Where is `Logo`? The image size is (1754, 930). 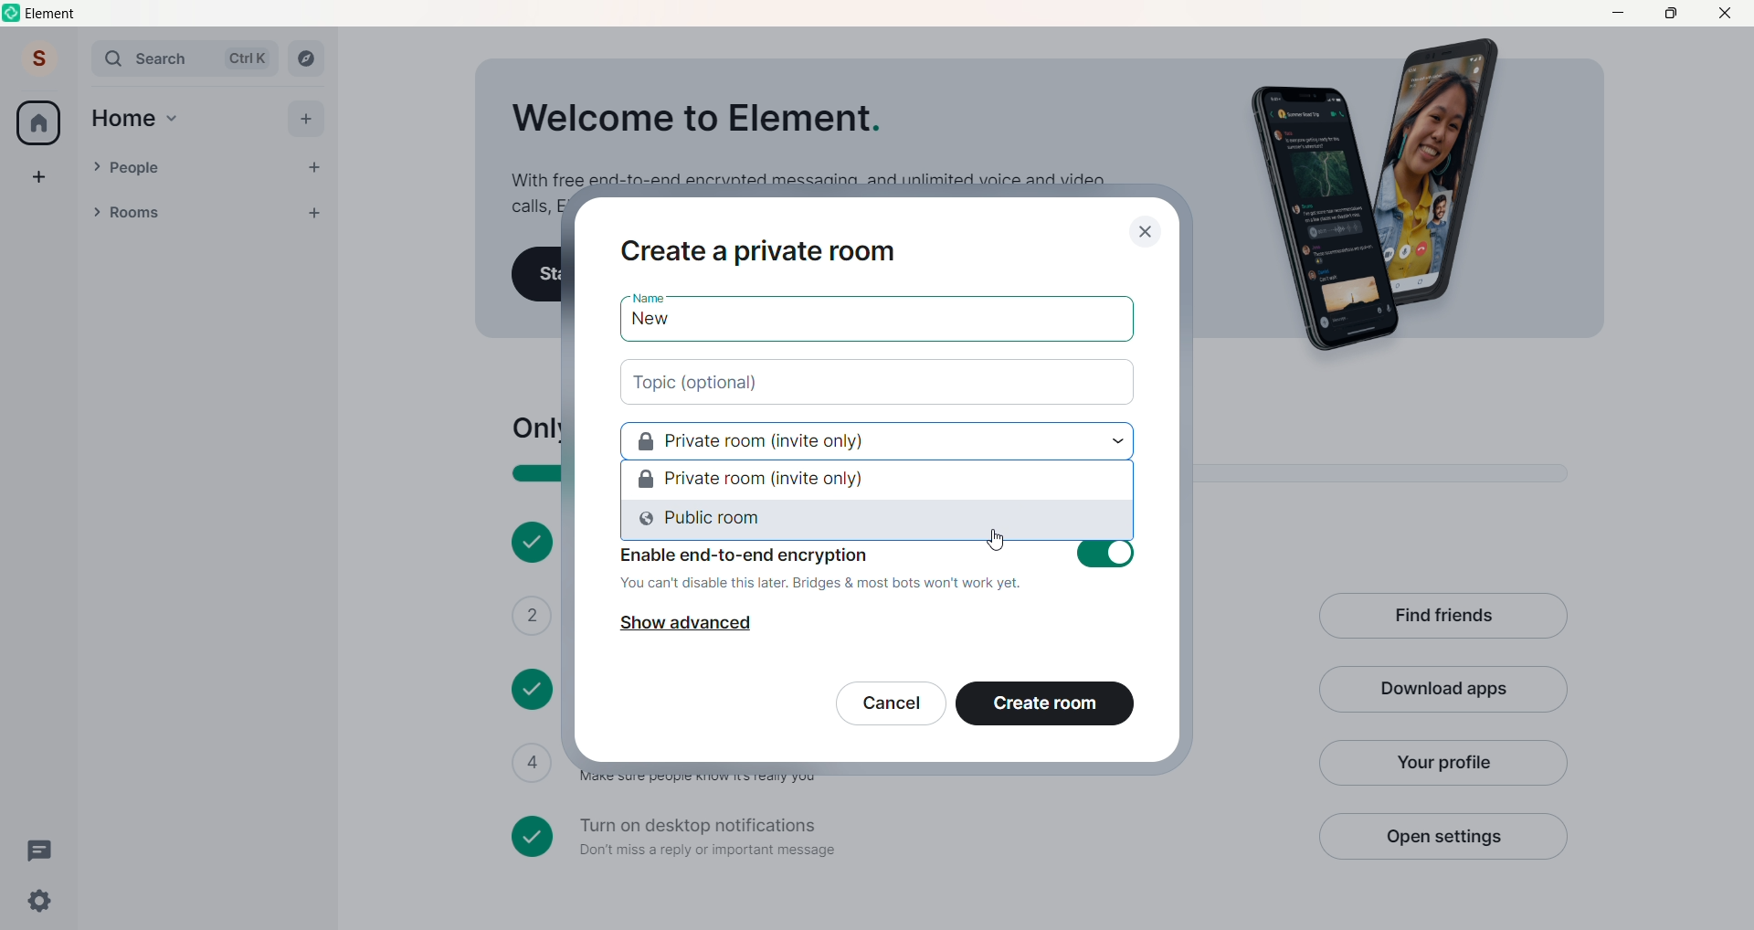
Logo is located at coordinates (13, 13).